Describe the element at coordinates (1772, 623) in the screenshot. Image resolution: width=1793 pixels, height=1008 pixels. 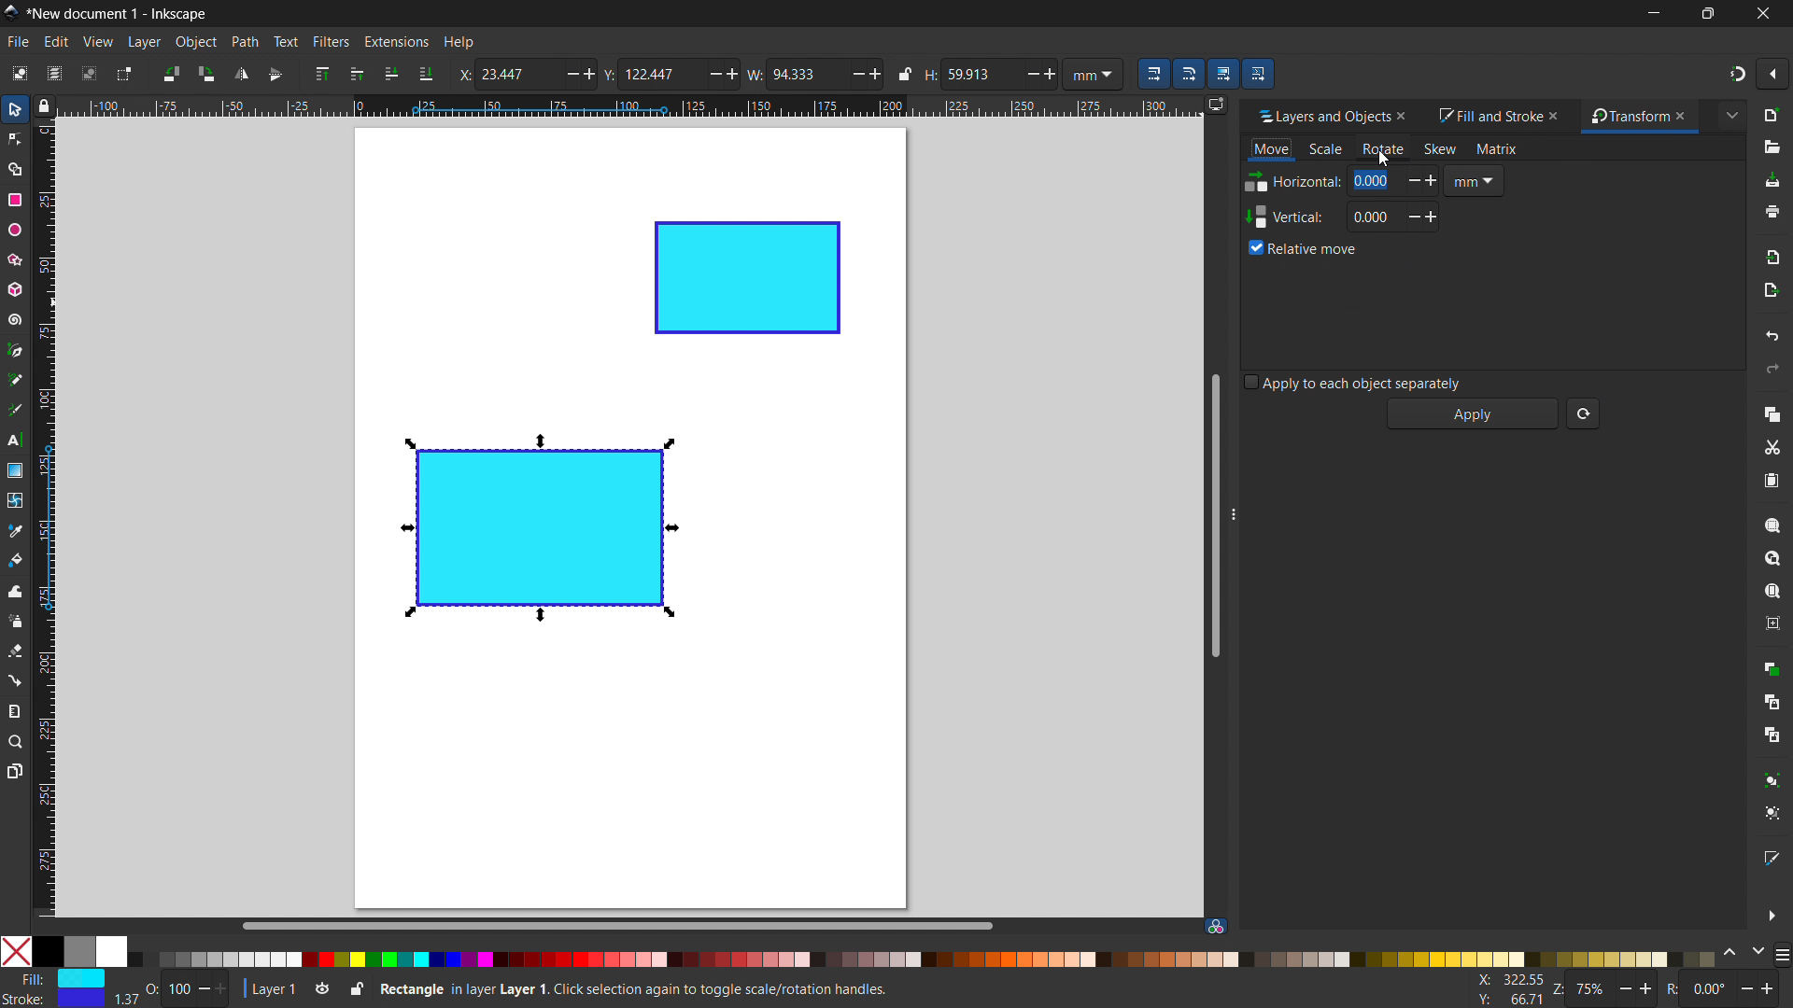
I see `zoom center page` at that location.